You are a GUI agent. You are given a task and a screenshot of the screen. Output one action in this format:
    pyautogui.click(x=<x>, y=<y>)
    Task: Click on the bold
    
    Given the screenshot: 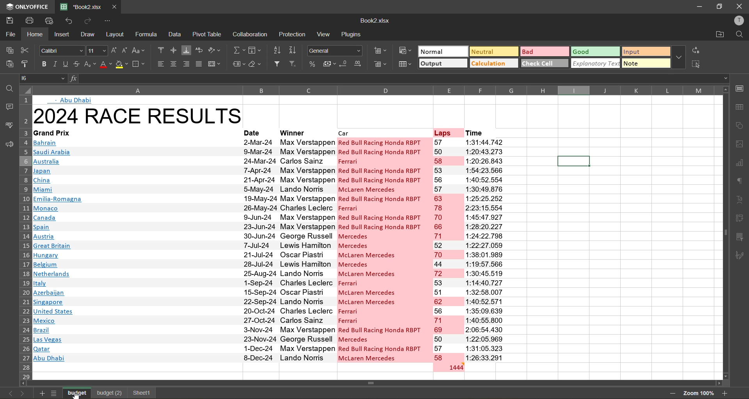 What is the action you would take?
    pyautogui.click(x=43, y=63)
    